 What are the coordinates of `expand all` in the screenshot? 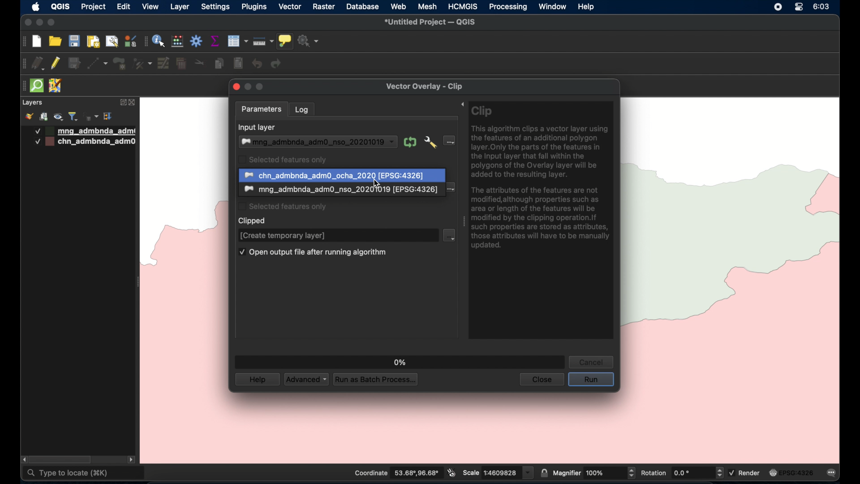 It's located at (108, 117).